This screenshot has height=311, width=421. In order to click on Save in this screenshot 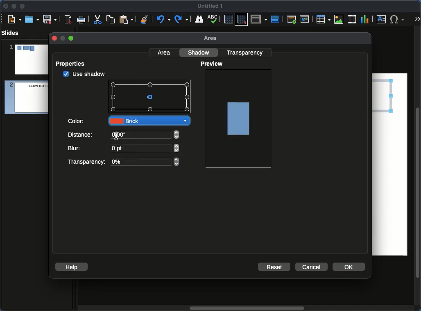, I will do `click(50, 19)`.